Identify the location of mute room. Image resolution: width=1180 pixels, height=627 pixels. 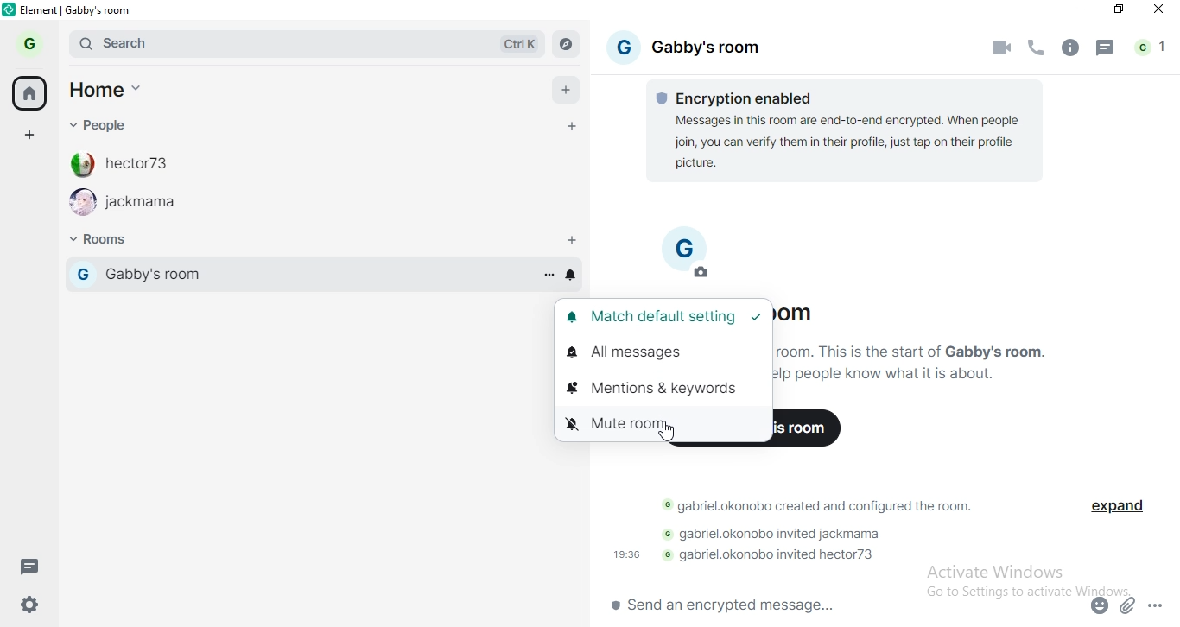
(655, 427).